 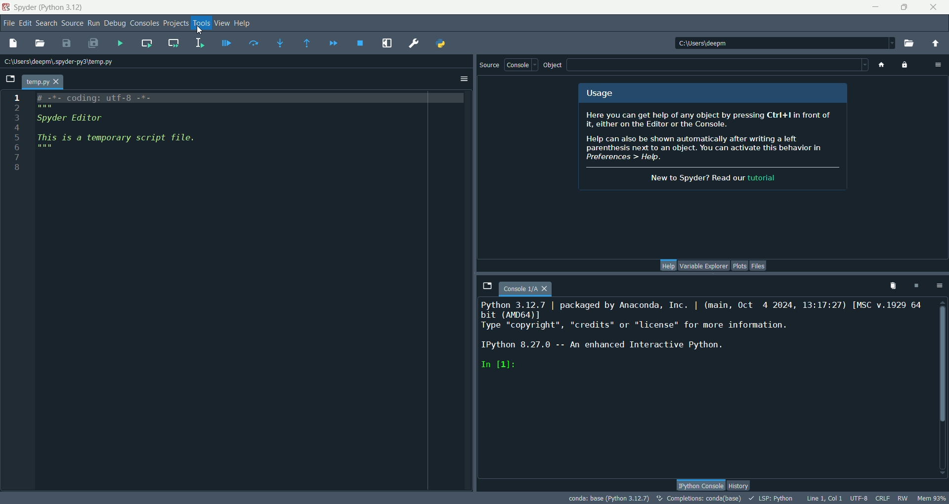 What do you see at coordinates (17, 136) in the screenshot?
I see `numbers` at bounding box center [17, 136].